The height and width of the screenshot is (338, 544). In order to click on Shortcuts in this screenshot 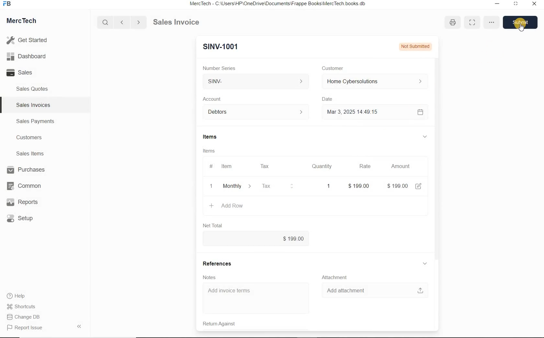, I will do `click(24, 307)`.